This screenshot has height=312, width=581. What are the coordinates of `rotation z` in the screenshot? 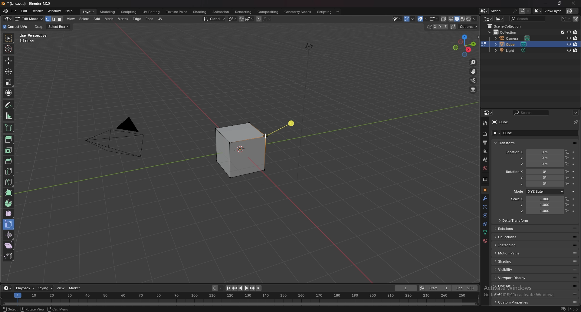 It's located at (536, 184).